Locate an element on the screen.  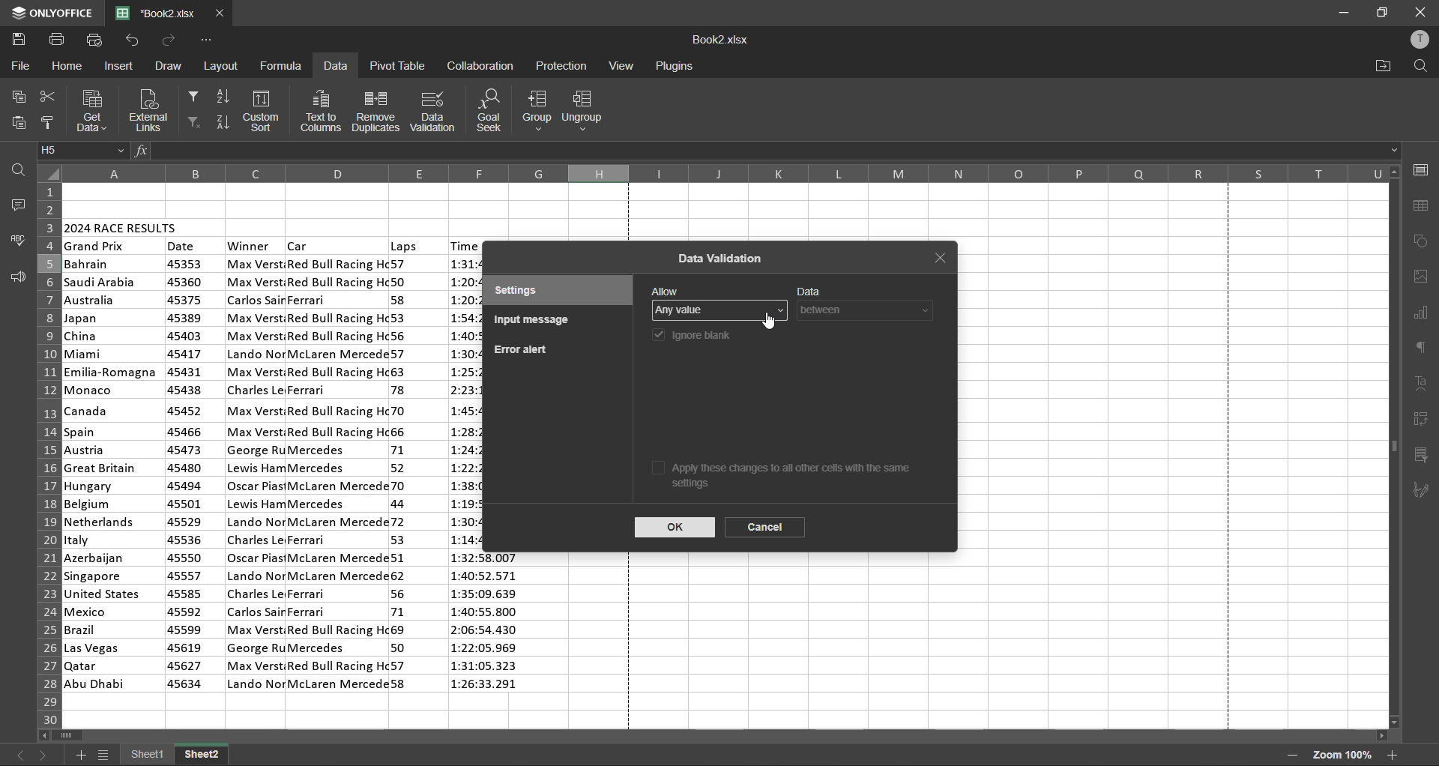
plugins is located at coordinates (674, 67).